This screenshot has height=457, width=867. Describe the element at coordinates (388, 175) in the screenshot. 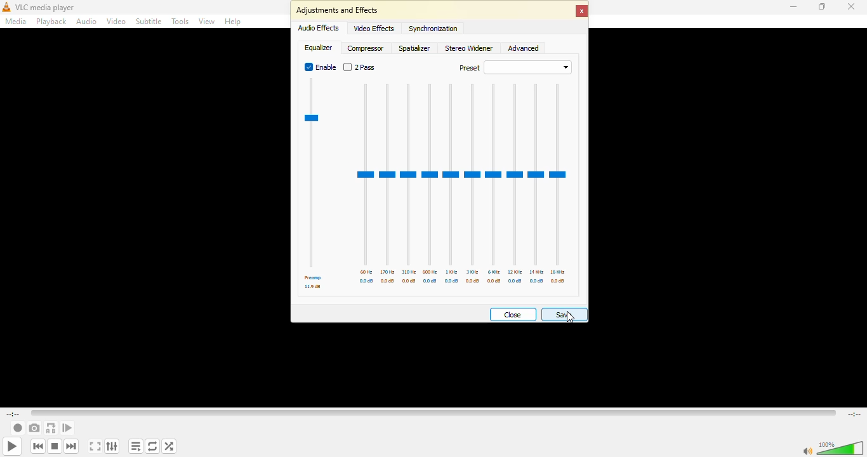

I see `adjustor` at that location.